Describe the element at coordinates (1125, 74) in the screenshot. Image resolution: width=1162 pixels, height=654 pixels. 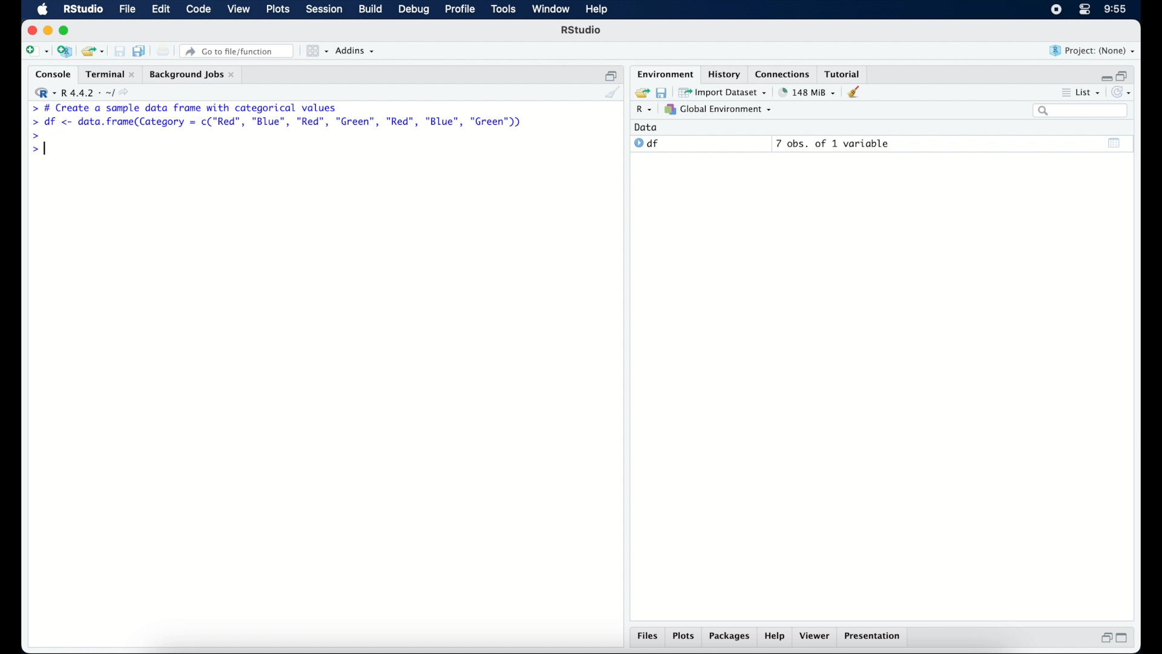
I see `restore down` at that location.